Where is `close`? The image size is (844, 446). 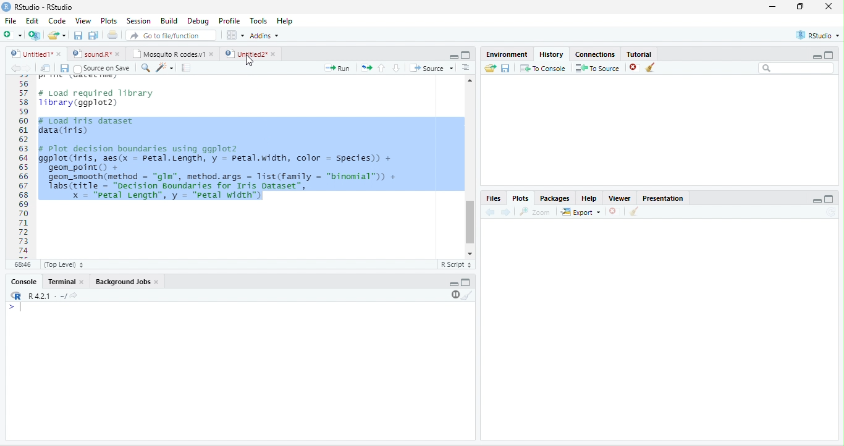 close is located at coordinates (829, 6).